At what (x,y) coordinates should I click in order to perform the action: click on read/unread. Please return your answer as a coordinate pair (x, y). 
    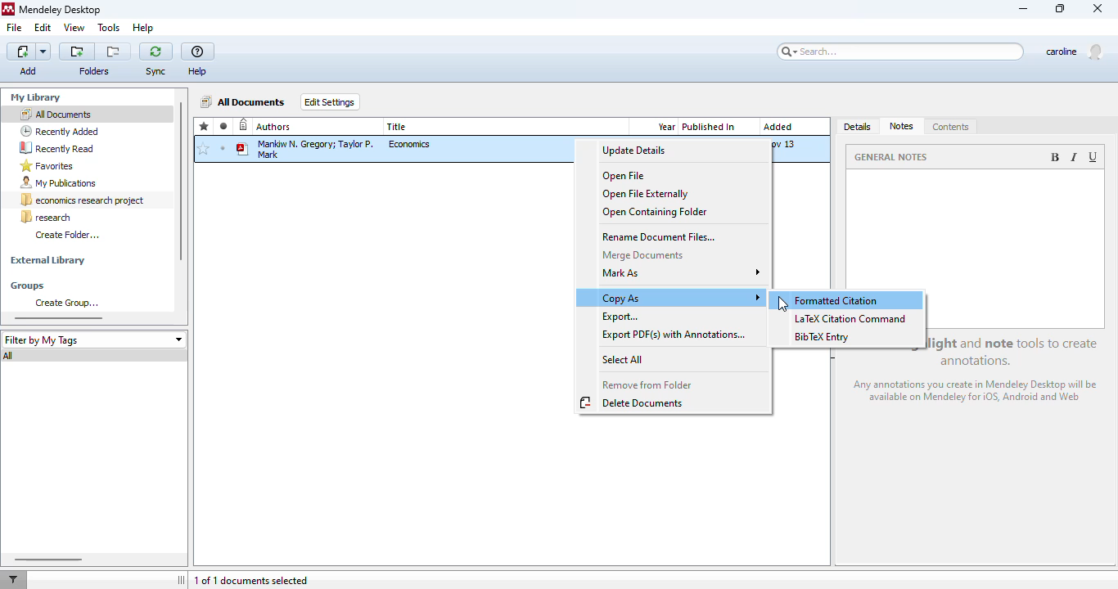
    Looking at the image, I should click on (224, 126).